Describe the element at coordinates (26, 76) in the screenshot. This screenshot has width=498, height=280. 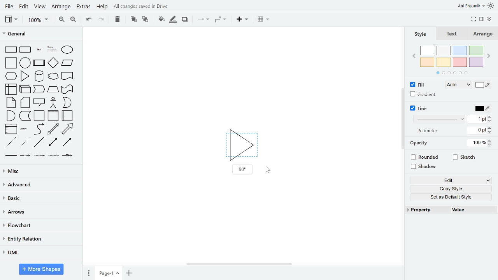
I see `triangle` at that location.